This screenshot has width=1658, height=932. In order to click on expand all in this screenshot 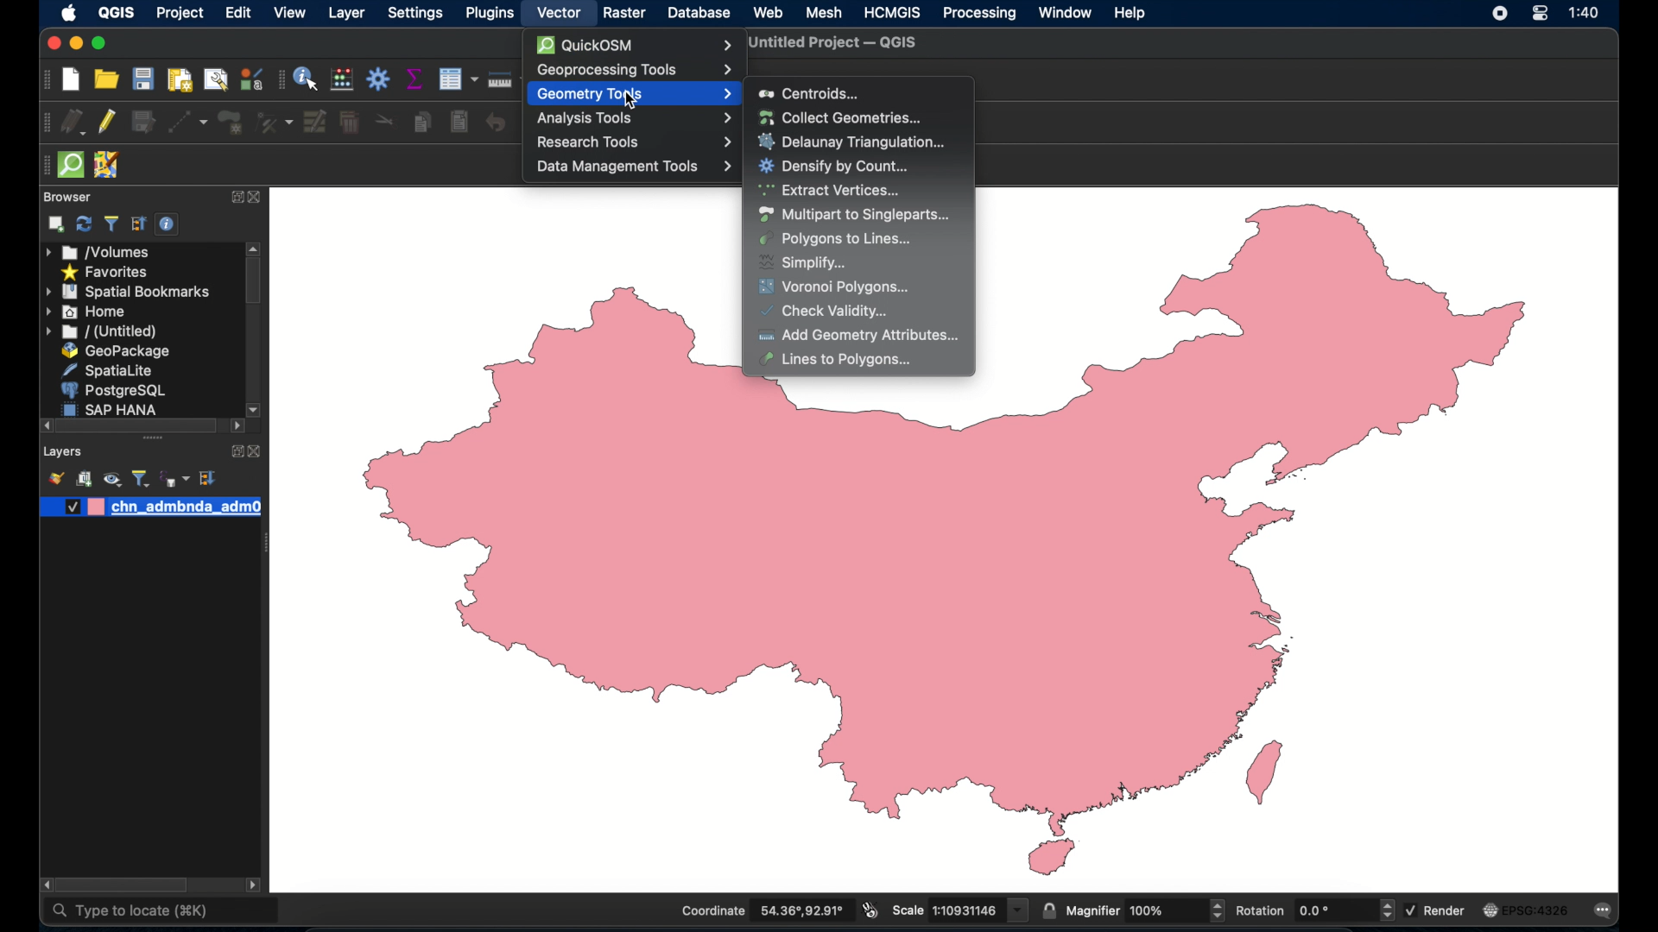, I will do `click(209, 478)`.